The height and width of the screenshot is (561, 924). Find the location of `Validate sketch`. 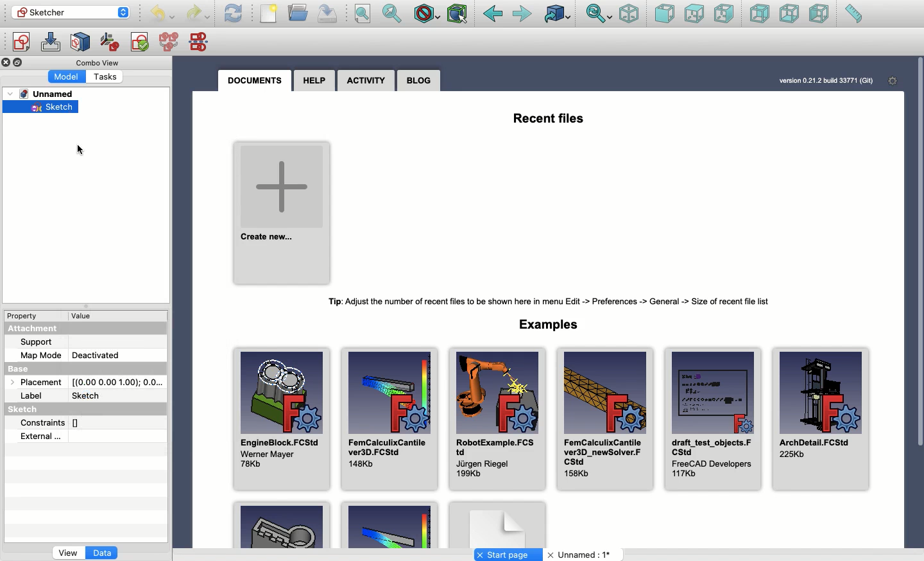

Validate sketch is located at coordinates (140, 44).